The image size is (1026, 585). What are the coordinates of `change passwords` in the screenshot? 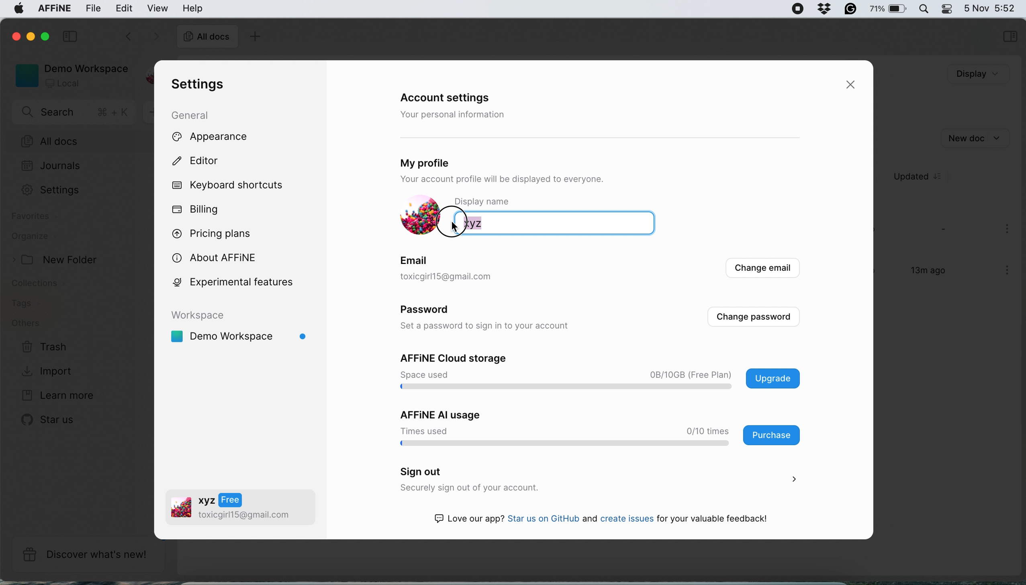 It's located at (753, 317).